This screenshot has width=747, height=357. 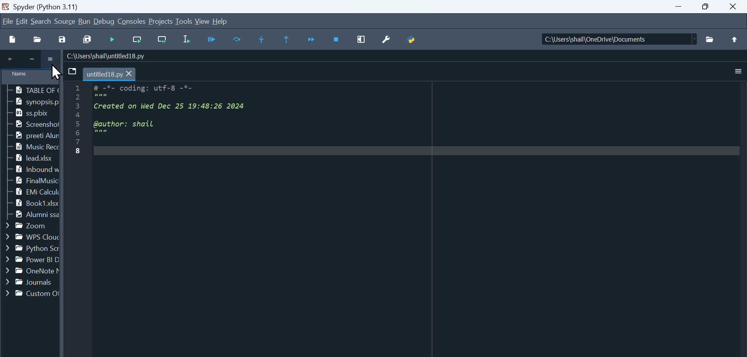 I want to click on Screenshot.., so click(x=33, y=124).